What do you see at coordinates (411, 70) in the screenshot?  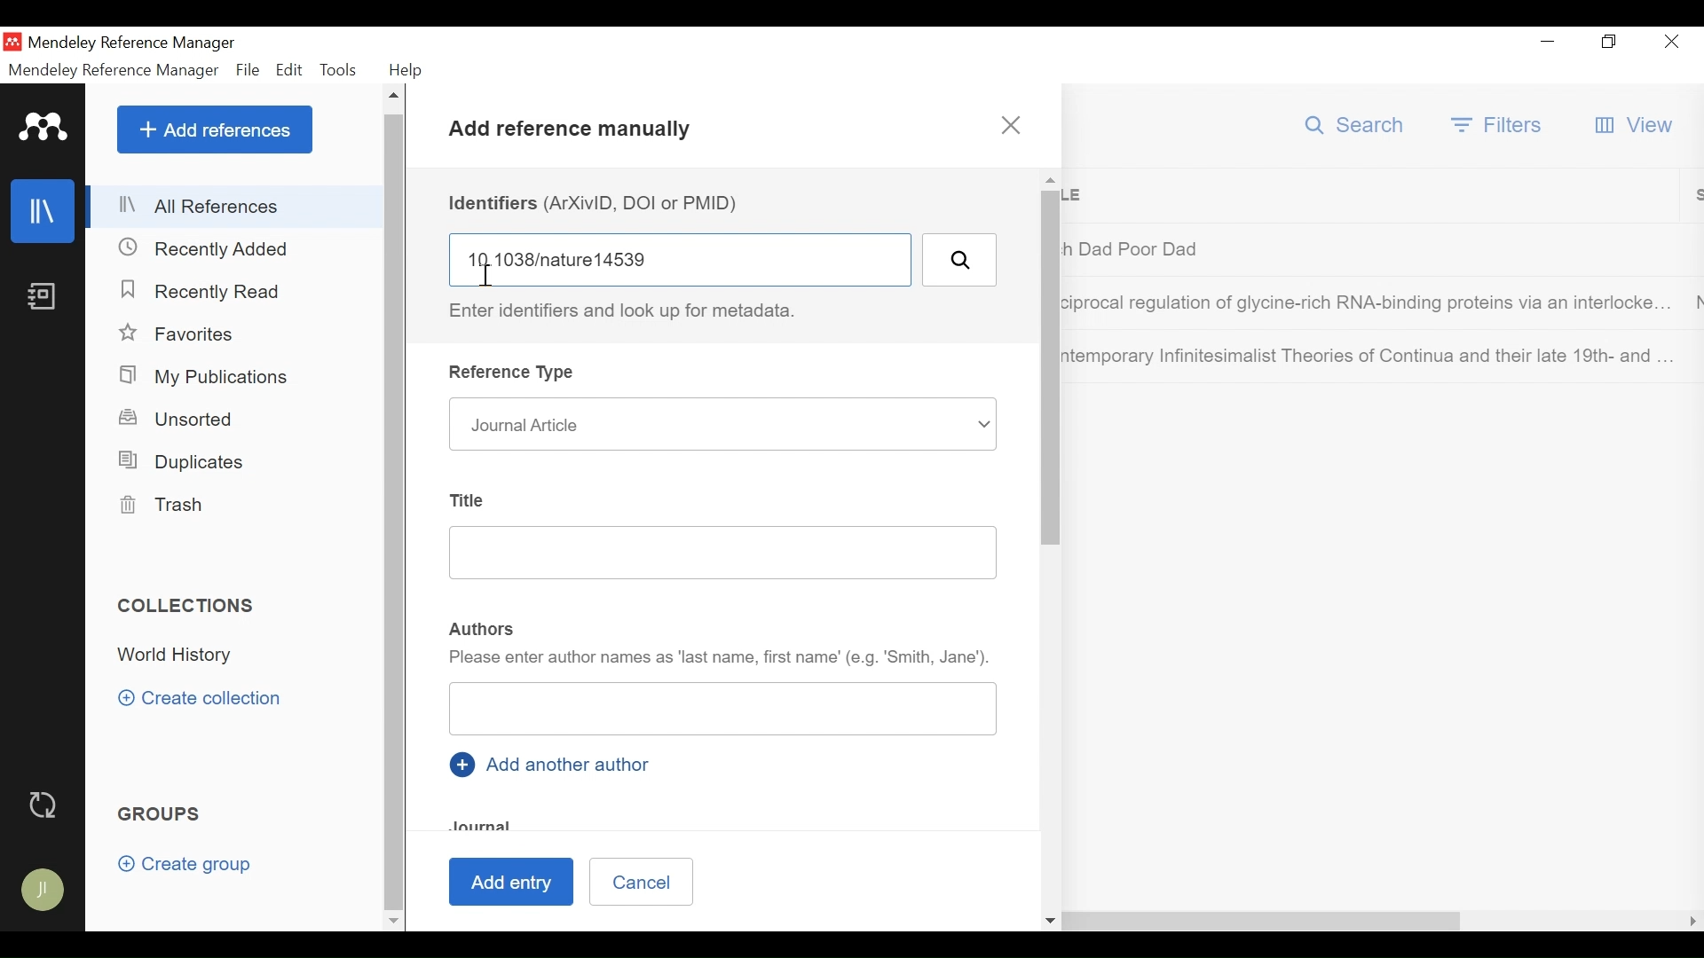 I see `Help` at bounding box center [411, 70].